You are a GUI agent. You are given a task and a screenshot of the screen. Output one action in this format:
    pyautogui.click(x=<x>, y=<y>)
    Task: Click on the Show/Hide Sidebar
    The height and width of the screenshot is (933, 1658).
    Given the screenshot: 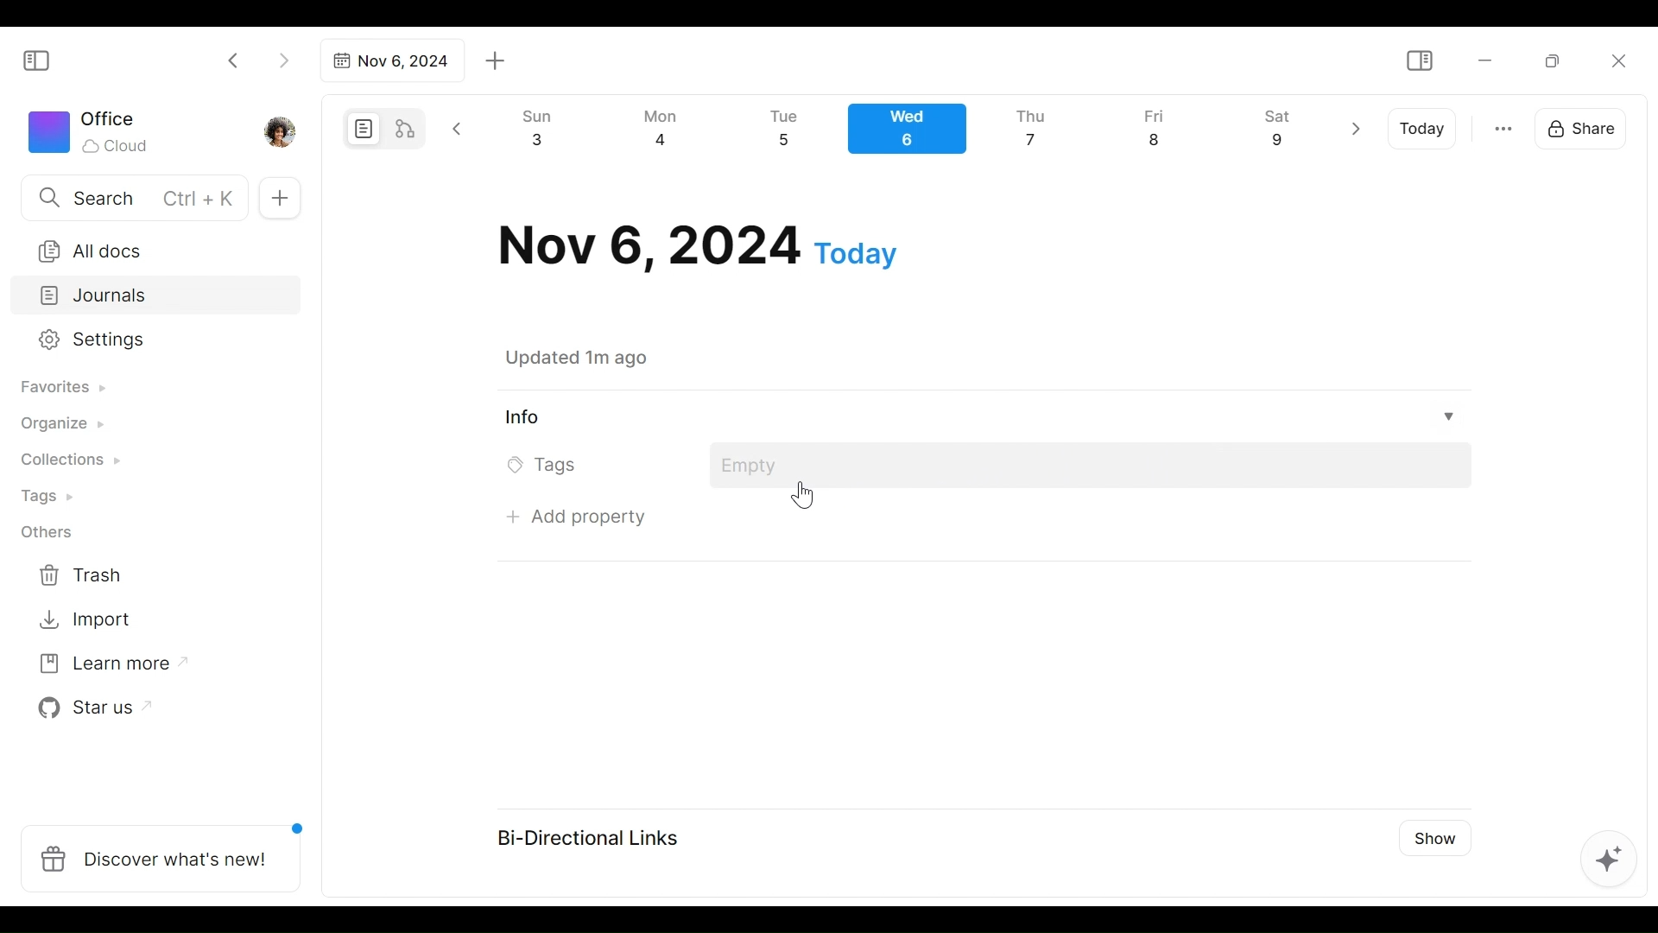 What is the action you would take?
    pyautogui.click(x=44, y=59)
    